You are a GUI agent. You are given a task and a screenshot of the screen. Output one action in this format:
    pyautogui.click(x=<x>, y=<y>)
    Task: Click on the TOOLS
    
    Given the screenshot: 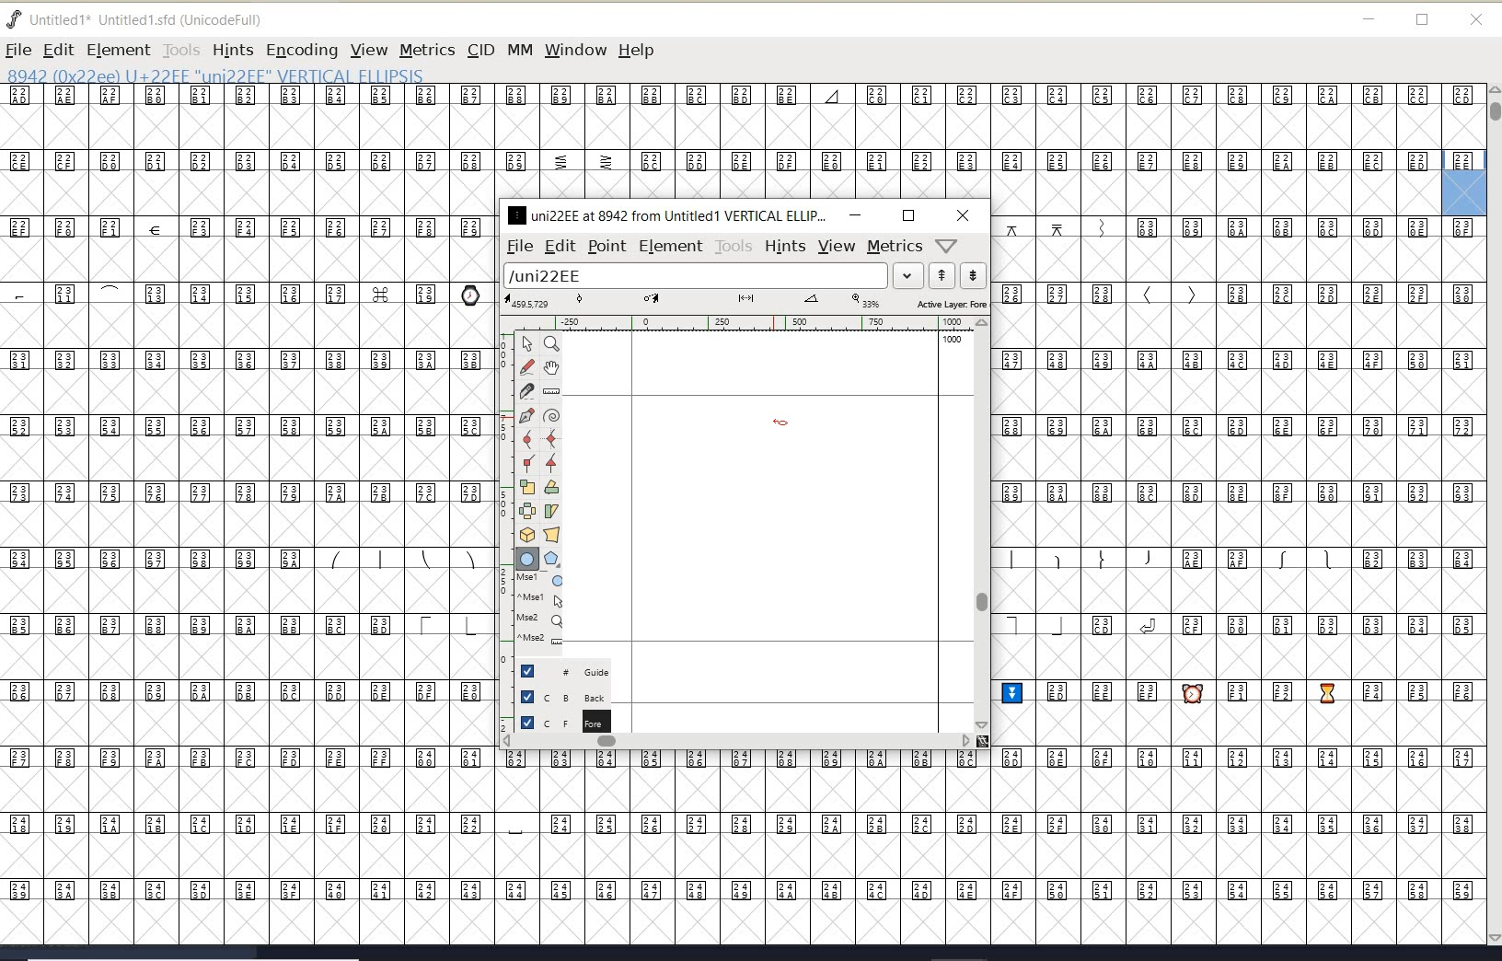 What is the action you would take?
    pyautogui.click(x=180, y=50)
    